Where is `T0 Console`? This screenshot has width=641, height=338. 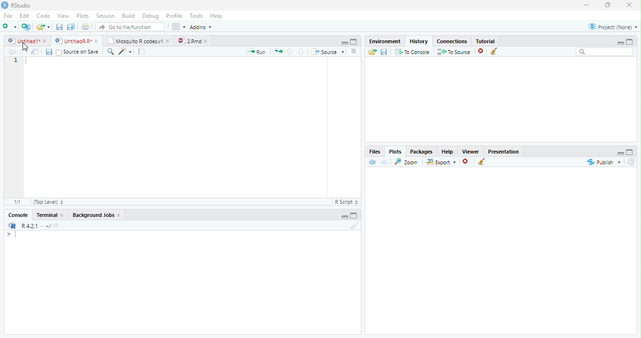
T0 Console is located at coordinates (412, 51).